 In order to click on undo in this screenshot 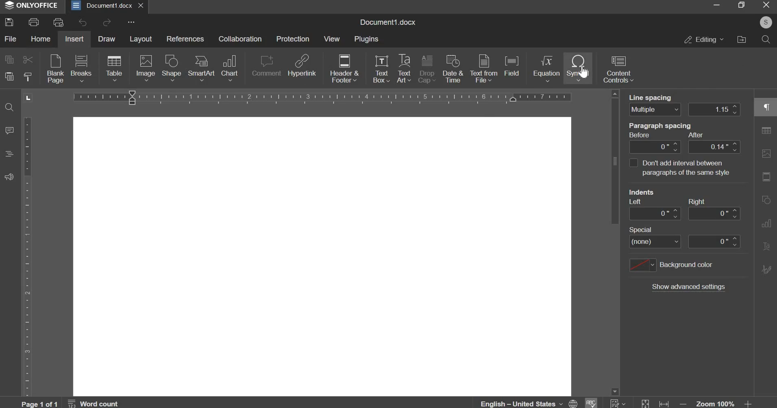, I will do `click(82, 22)`.